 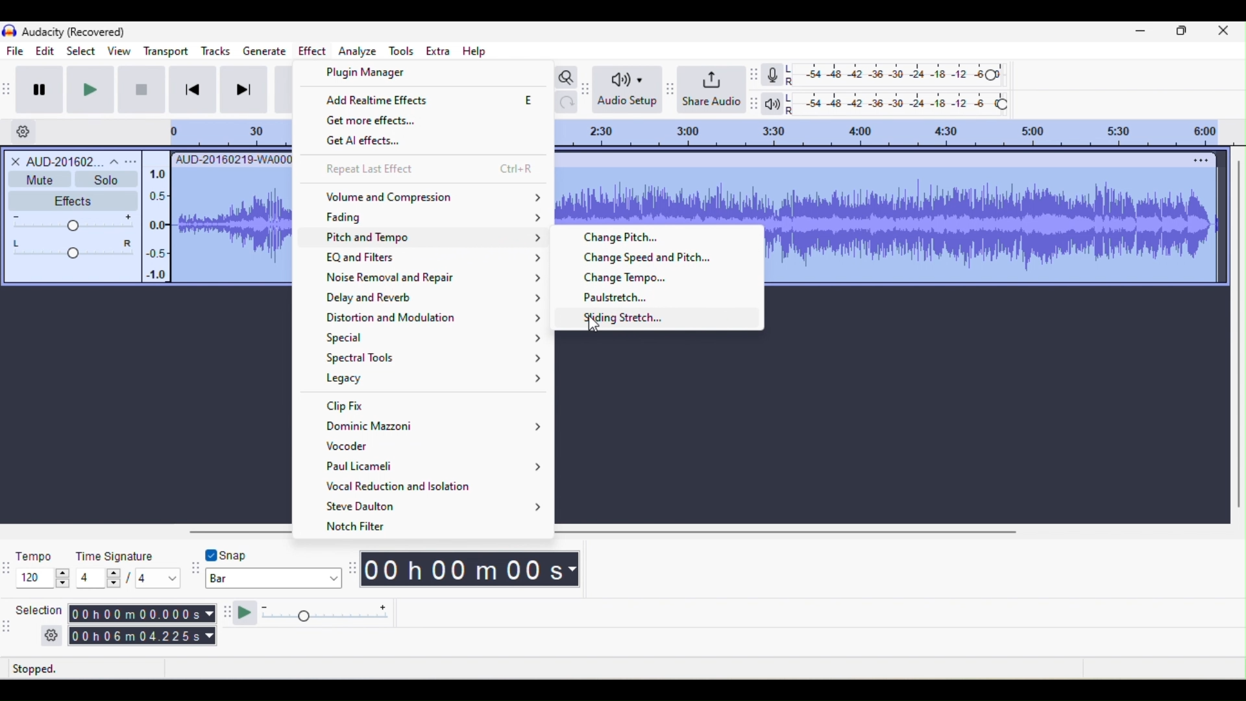 I want to click on tempo, so click(x=42, y=567).